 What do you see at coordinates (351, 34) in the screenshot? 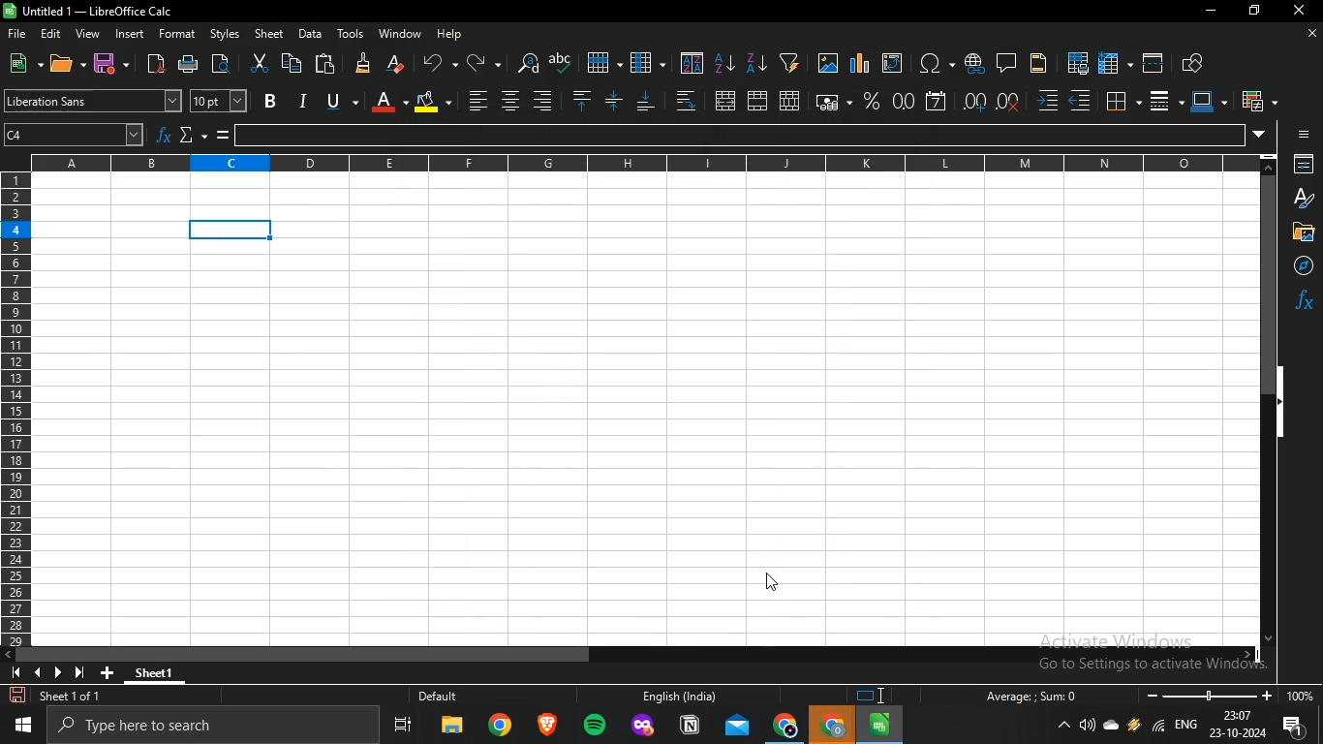
I see `tools` at bounding box center [351, 34].